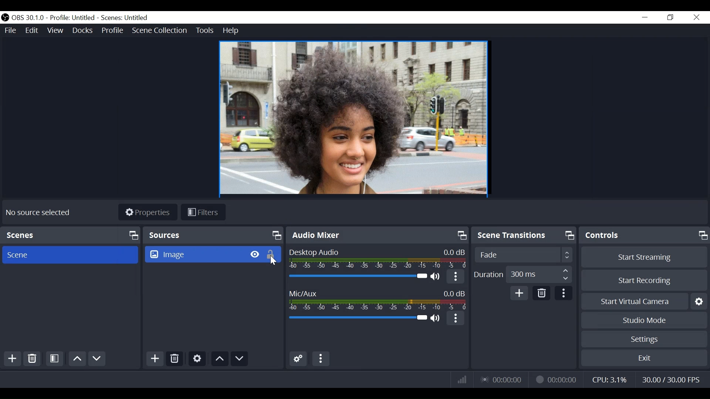 Image resolution: width=710 pixels, height=399 pixels. I want to click on more Options, so click(454, 318).